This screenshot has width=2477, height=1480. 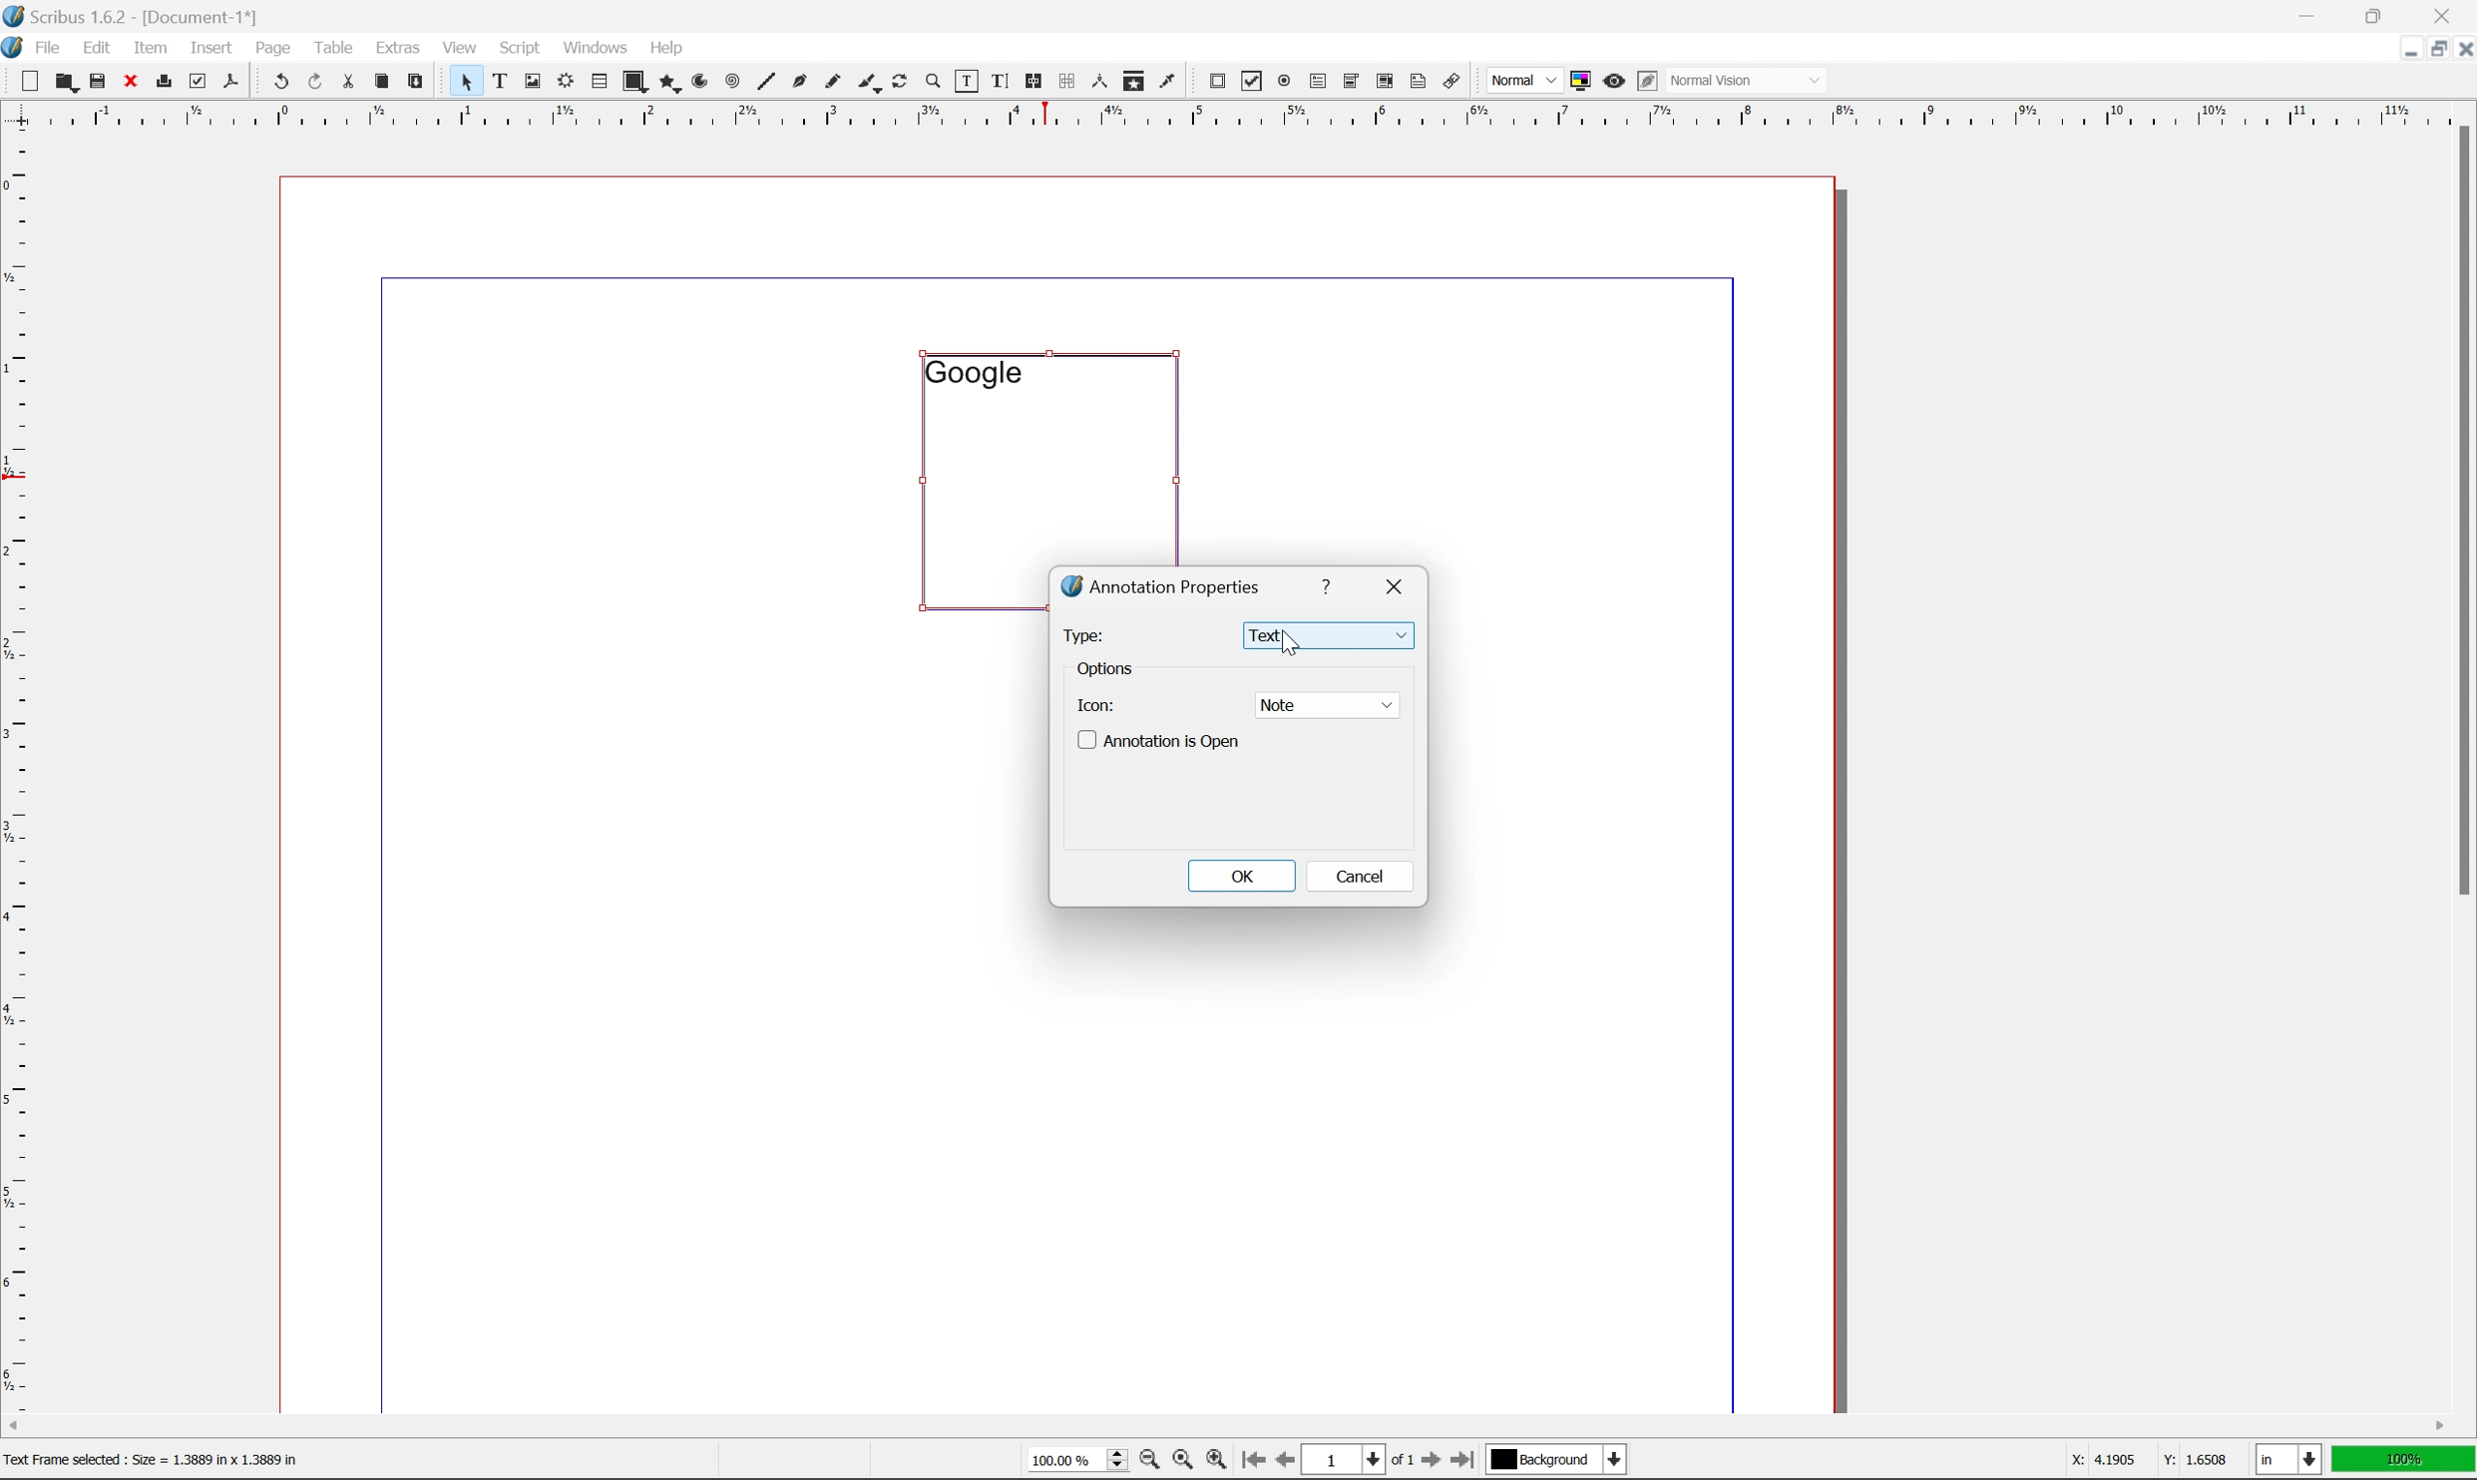 I want to click on shape, so click(x=636, y=83).